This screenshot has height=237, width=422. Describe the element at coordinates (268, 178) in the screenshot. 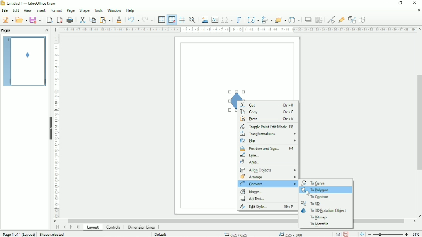

I see `Arrange` at that location.